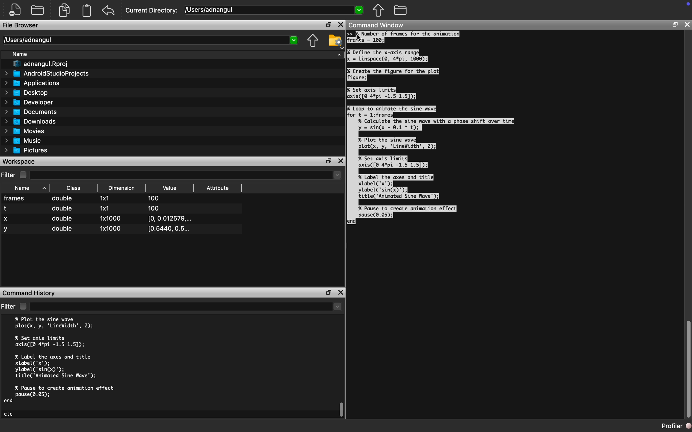 The width and height of the screenshot is (692, 432). What do you see at coordinates (31, 112) in the screenshot?
I see `Documents` at bounding box center [31, 112].